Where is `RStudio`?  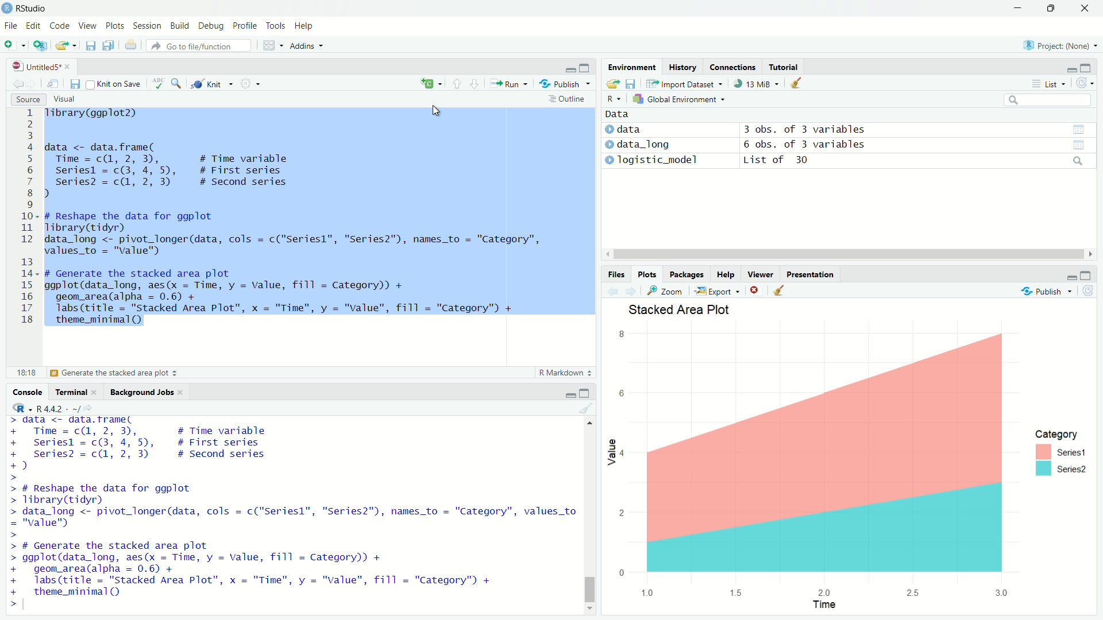 RStudio is located at coordinates (29, 7).